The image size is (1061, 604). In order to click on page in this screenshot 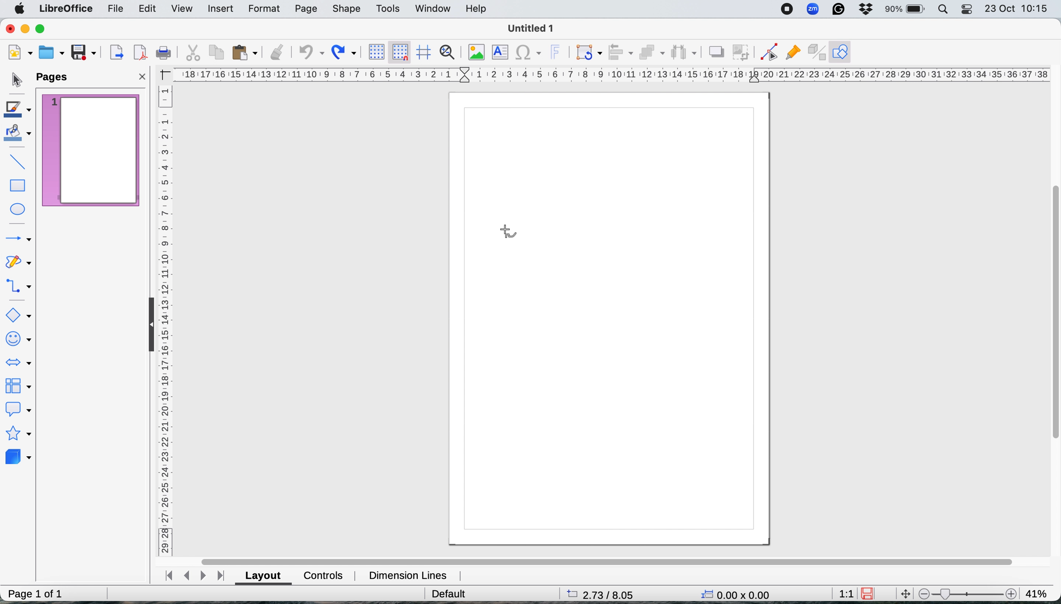, I will do `click(307, 9)`.